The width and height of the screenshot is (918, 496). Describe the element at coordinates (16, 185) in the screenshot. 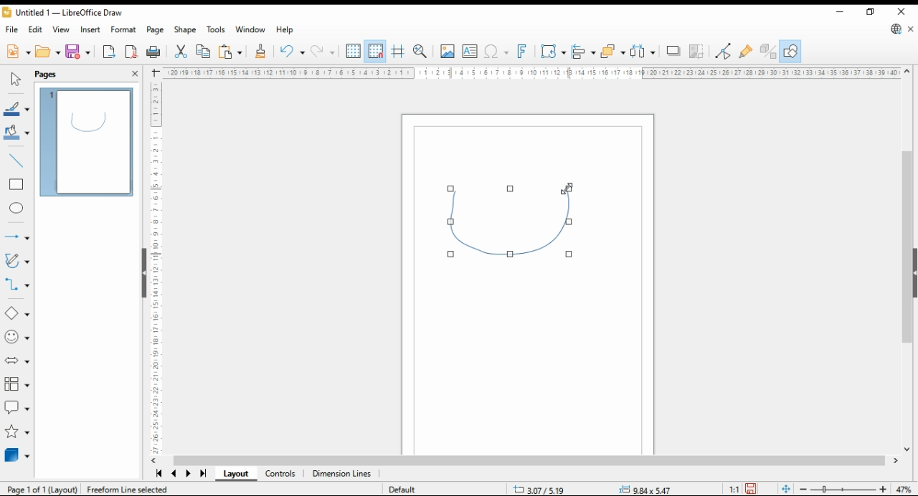

I see `rectangle` at that location.